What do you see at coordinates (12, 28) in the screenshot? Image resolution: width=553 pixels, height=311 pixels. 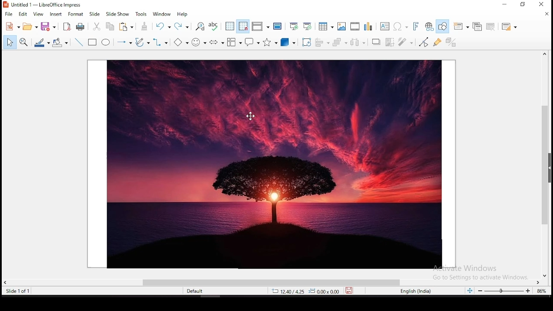 I see `new tool` at bounding box center [12, 28].